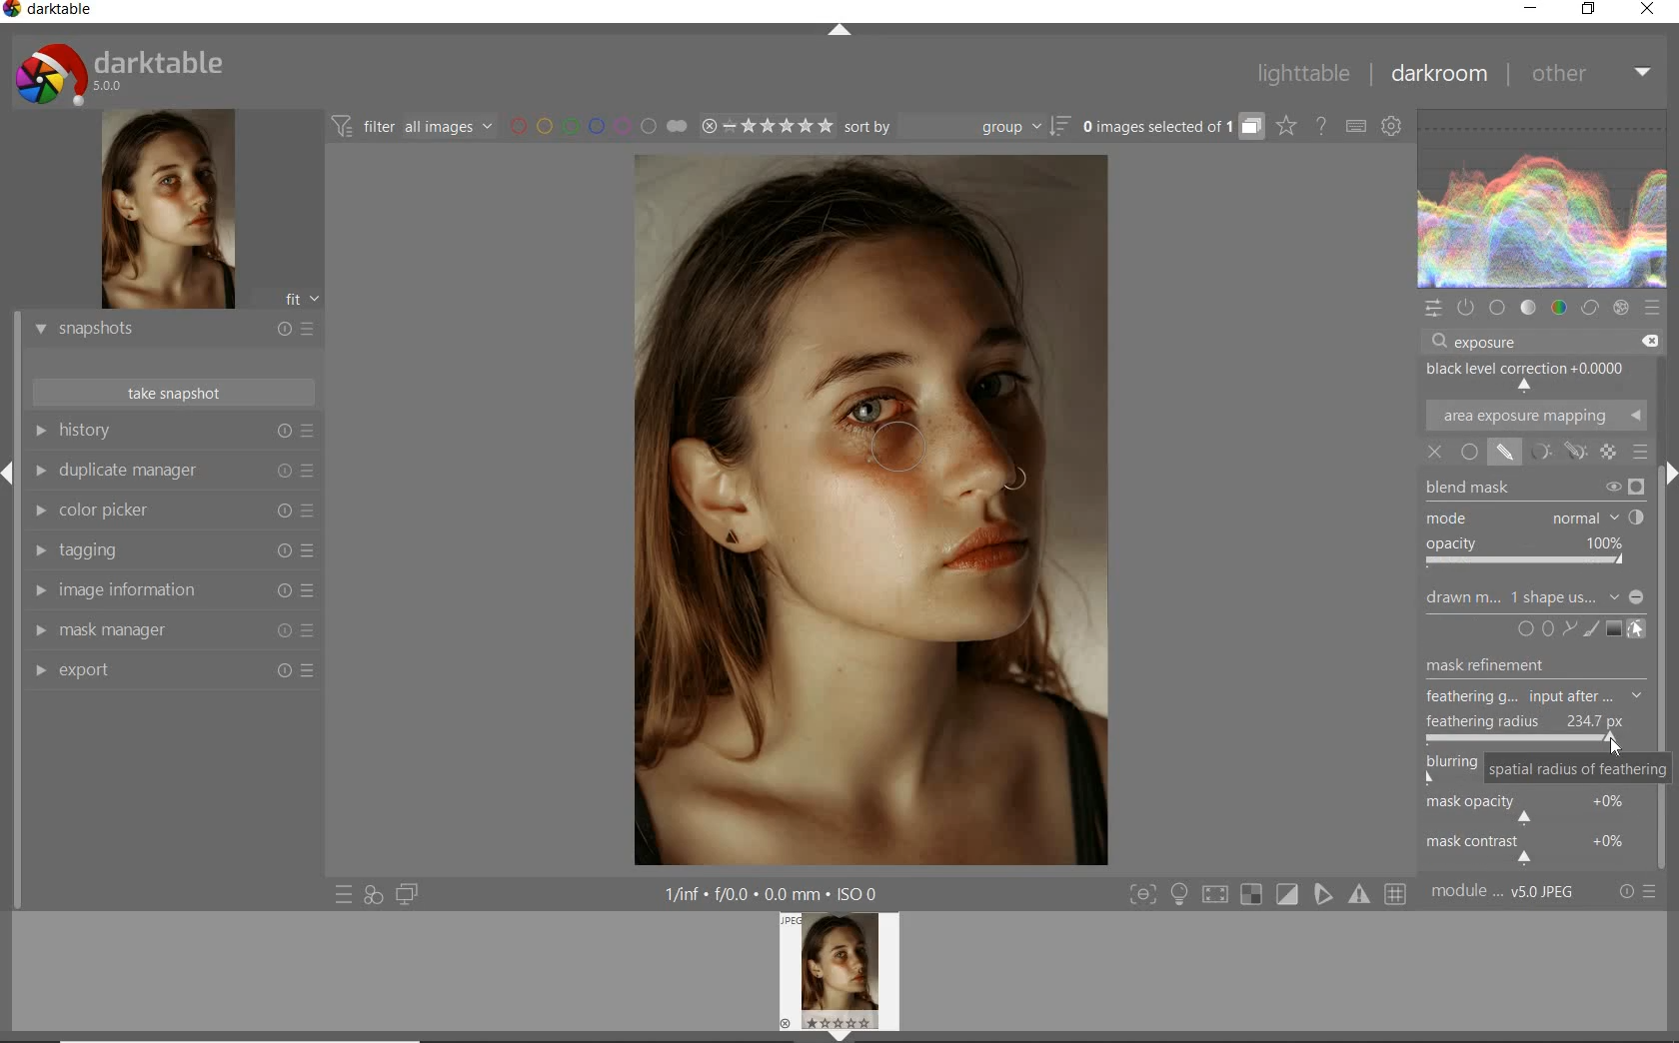 Image resolution: width=1679 pixels, height=1043 pixels. I want to click on FEATHERING RADIUS ADJUSTED, so click(1532, 728).